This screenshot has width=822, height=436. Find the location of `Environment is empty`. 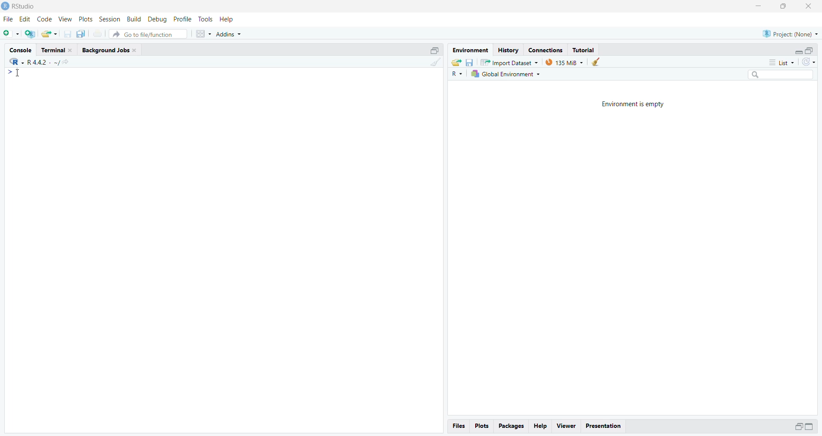

Environment is empty is located at coordinates (634, 103).